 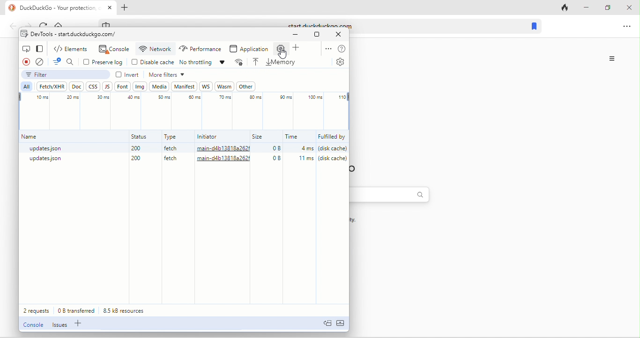 I want to click on search, so click(x=73, y=63).